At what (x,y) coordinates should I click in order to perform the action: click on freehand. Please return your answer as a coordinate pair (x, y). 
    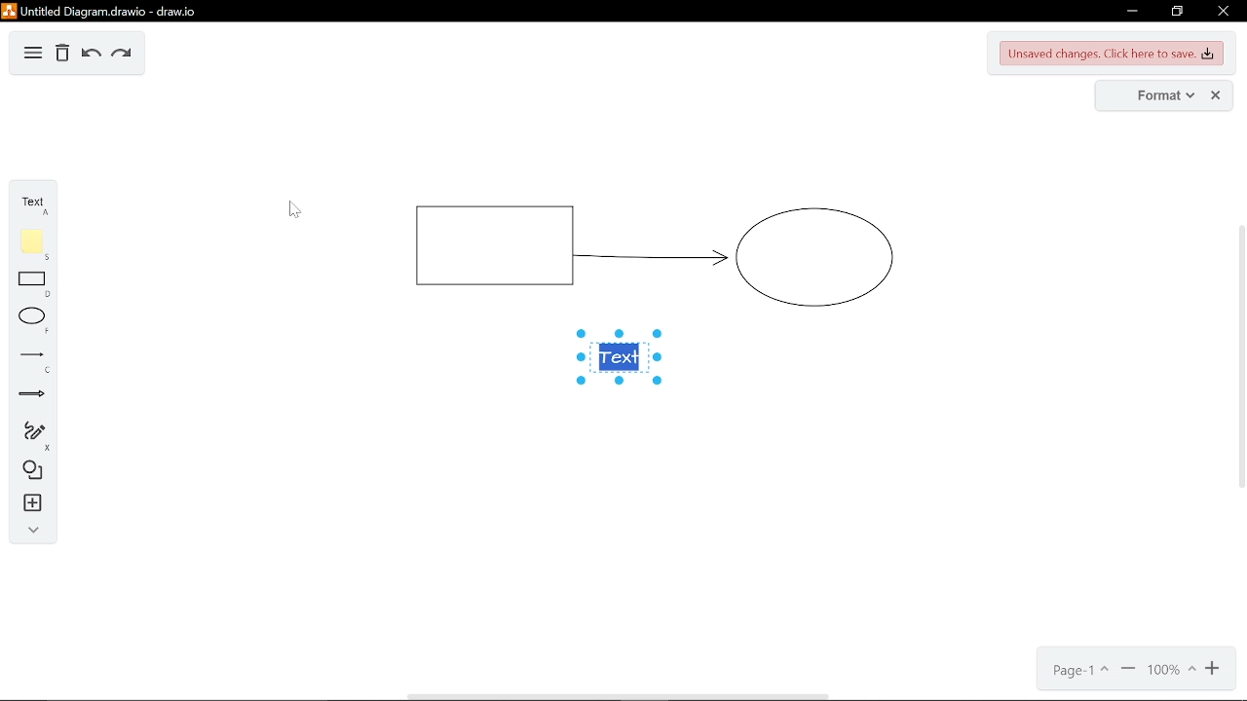
    Looking at the image, I should click on (35, 434).